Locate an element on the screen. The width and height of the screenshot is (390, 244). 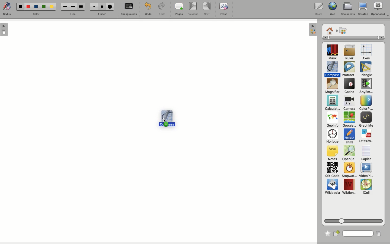
iCell is located at coordinates (366, 187).